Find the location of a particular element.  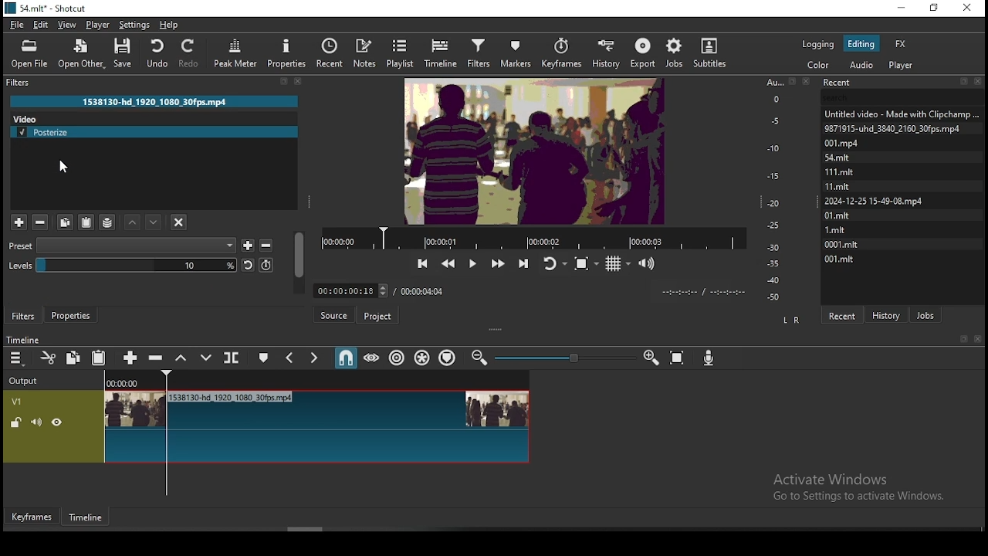

open other is located at coordinates (83, 56).